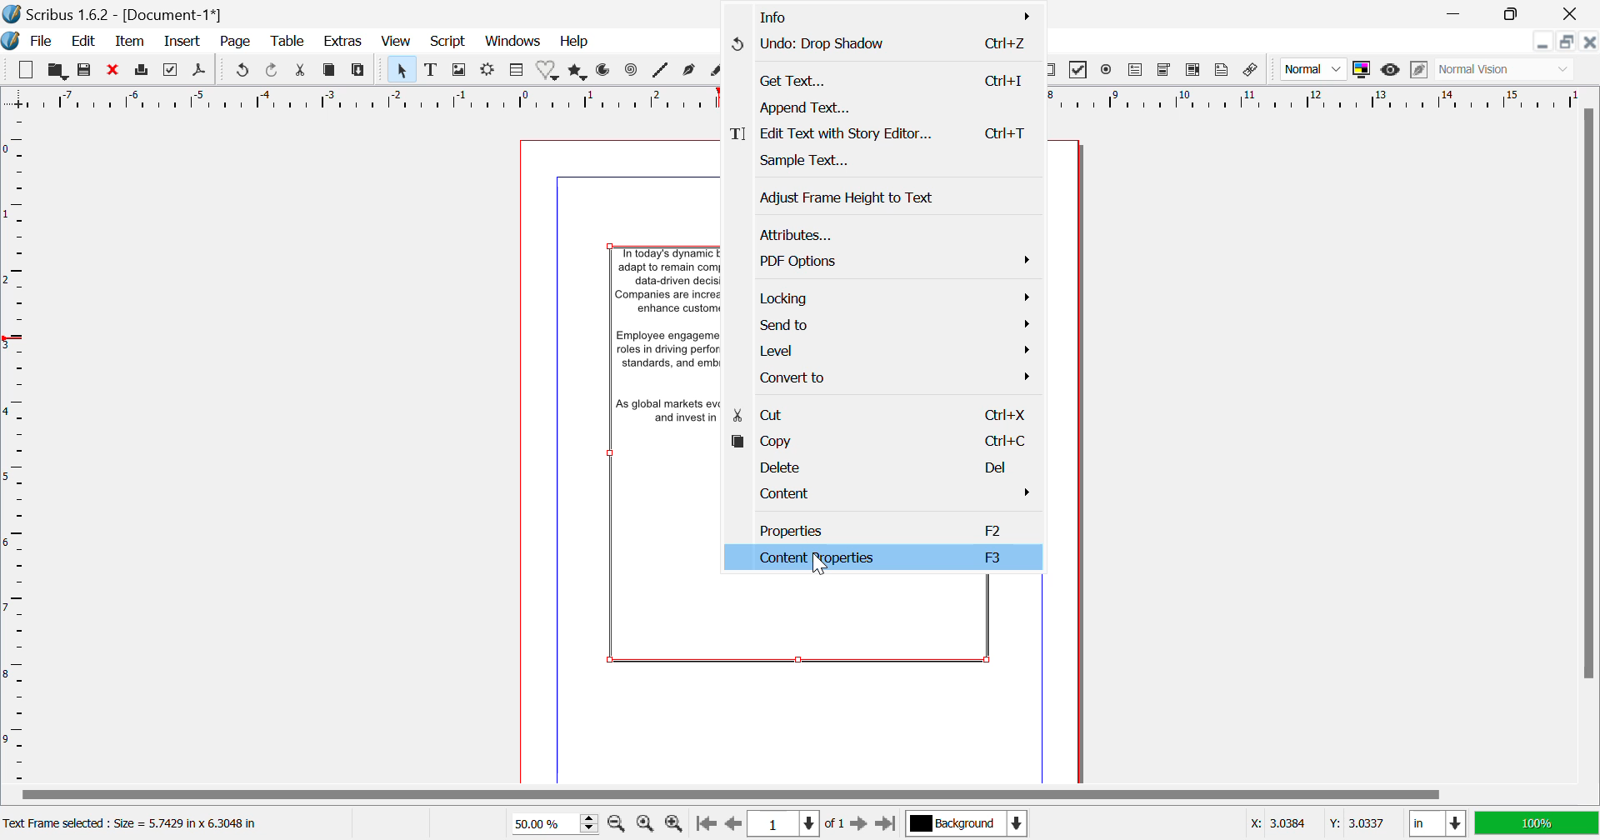 Image resolution: width=1600 pixels, height=840 pixels. I want to click on Text Annotation, so click(1222, 72).